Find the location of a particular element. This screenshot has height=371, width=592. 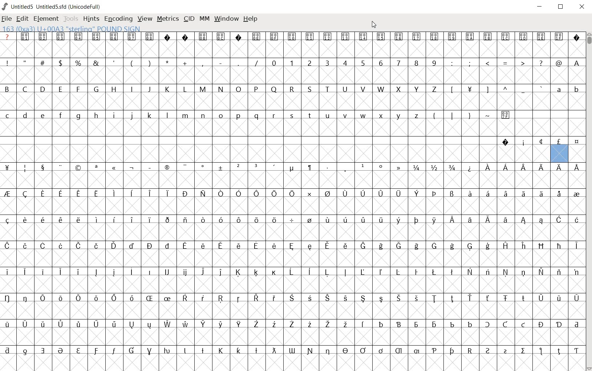

Symbol is located at coordinates (185, 351).